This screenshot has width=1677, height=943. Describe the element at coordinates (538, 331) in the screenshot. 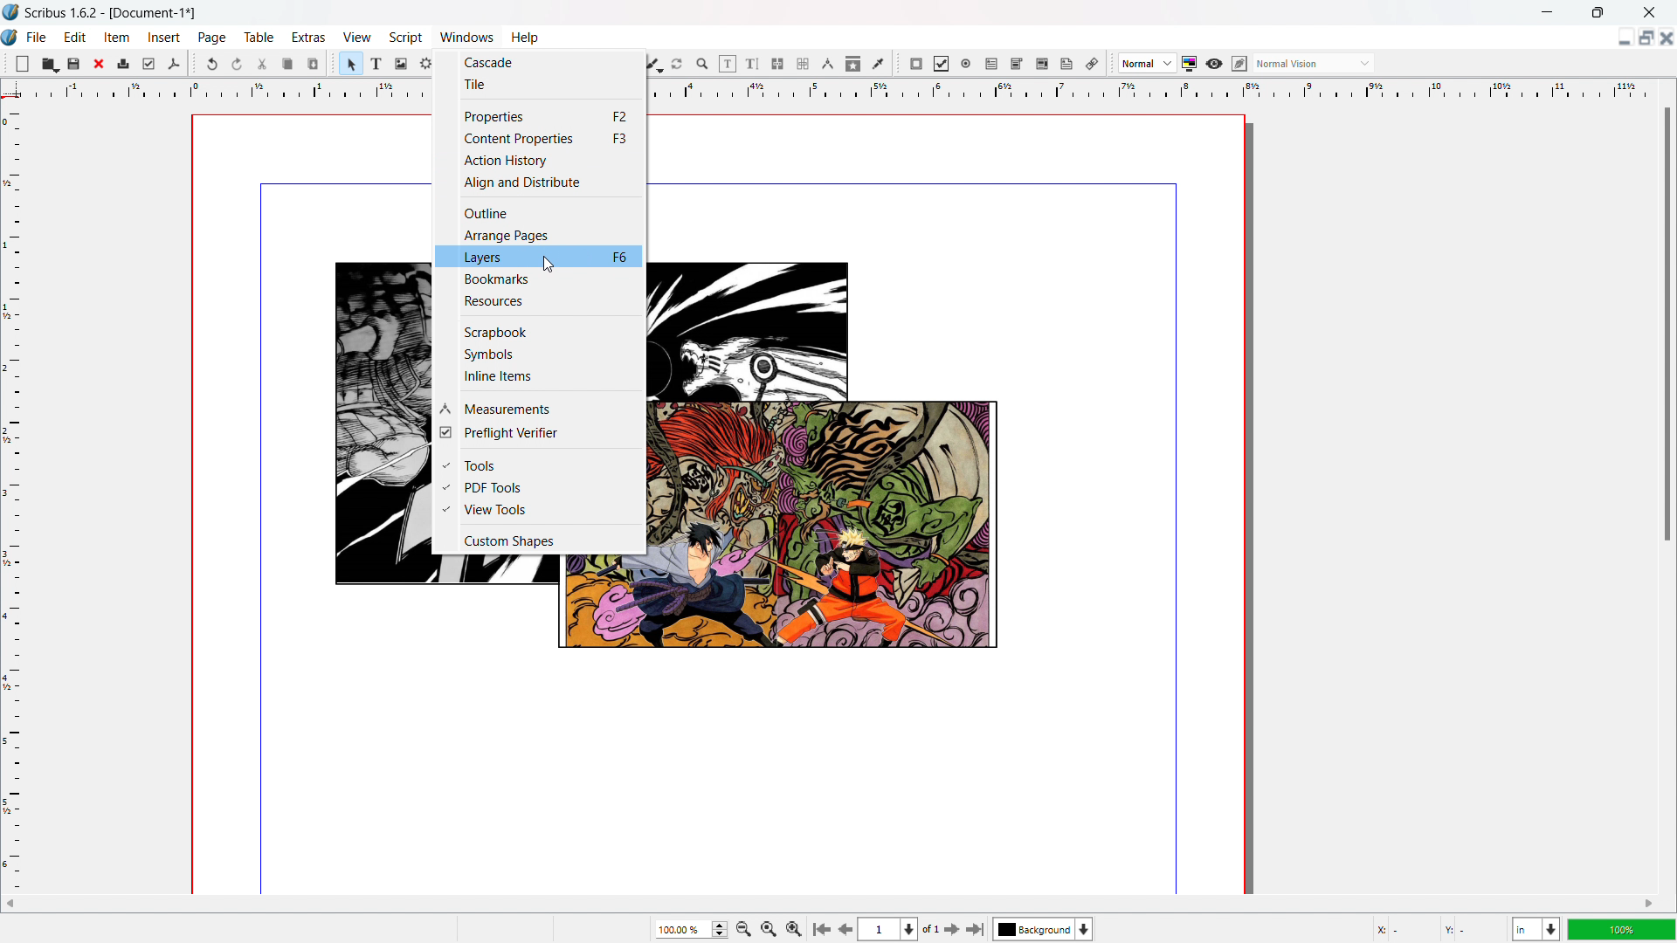

I see `scrapbook` at that location.